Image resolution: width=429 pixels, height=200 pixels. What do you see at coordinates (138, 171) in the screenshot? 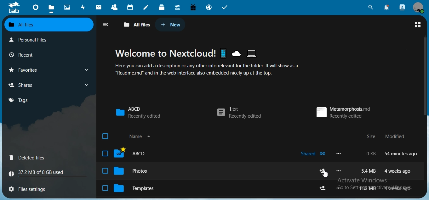
I see `Photos` at bounding box center [138, 171].